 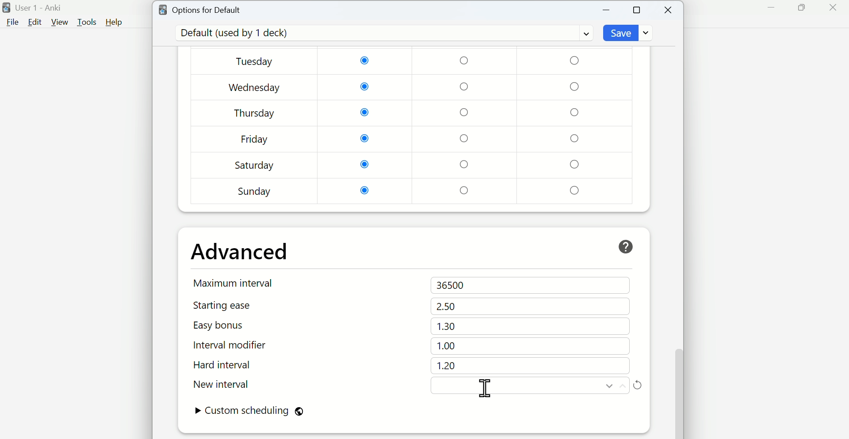 What do you see at coordinates (11, 23) in the screenshot?
I see `File` at bounding box center [11, 23].